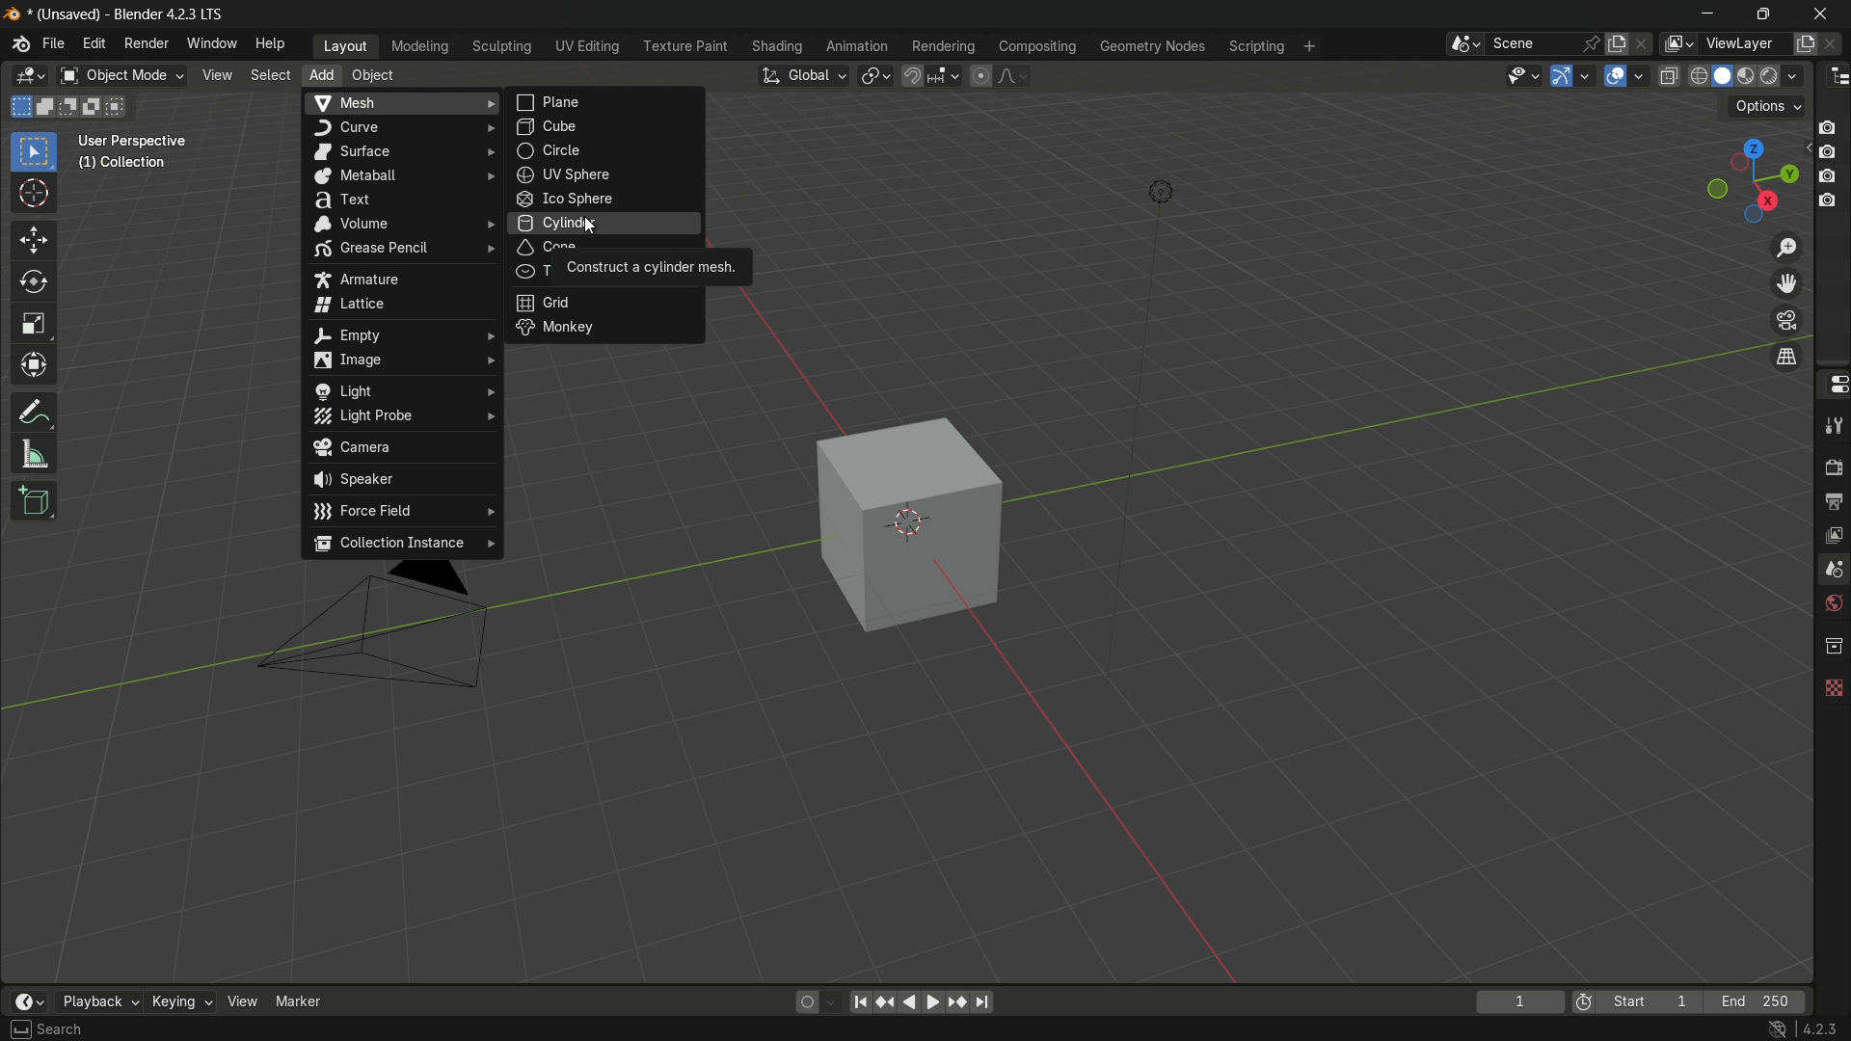  I want to click on speaker, so click(404, 481).